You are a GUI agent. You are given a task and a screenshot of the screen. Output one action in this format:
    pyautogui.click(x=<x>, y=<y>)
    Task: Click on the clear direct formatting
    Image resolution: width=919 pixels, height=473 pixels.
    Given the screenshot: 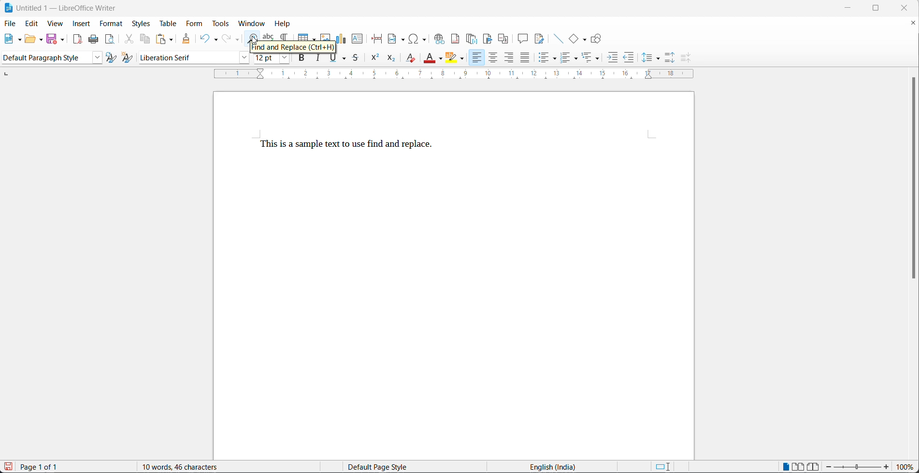 What is the action you would take?
    pyautogui.click(x=410, y=60)
    